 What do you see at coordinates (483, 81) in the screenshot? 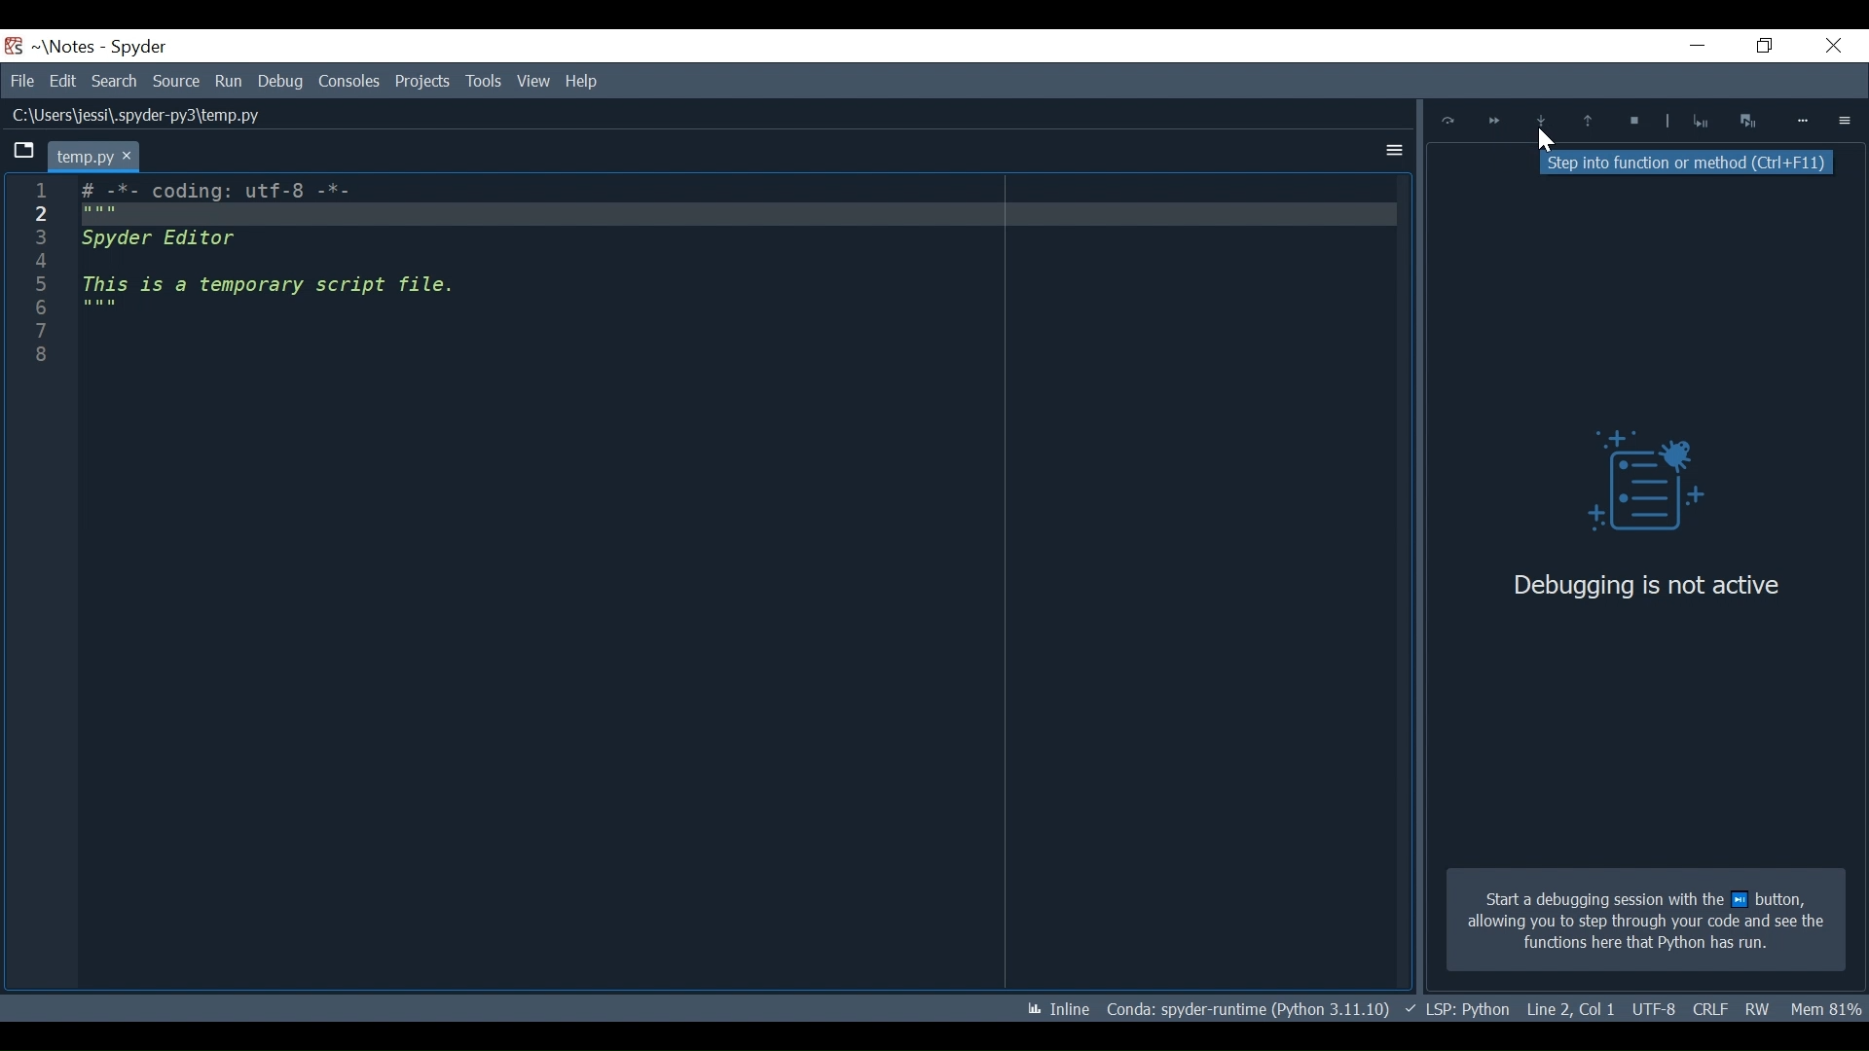
I see `View` at bounding box center [483, 81].